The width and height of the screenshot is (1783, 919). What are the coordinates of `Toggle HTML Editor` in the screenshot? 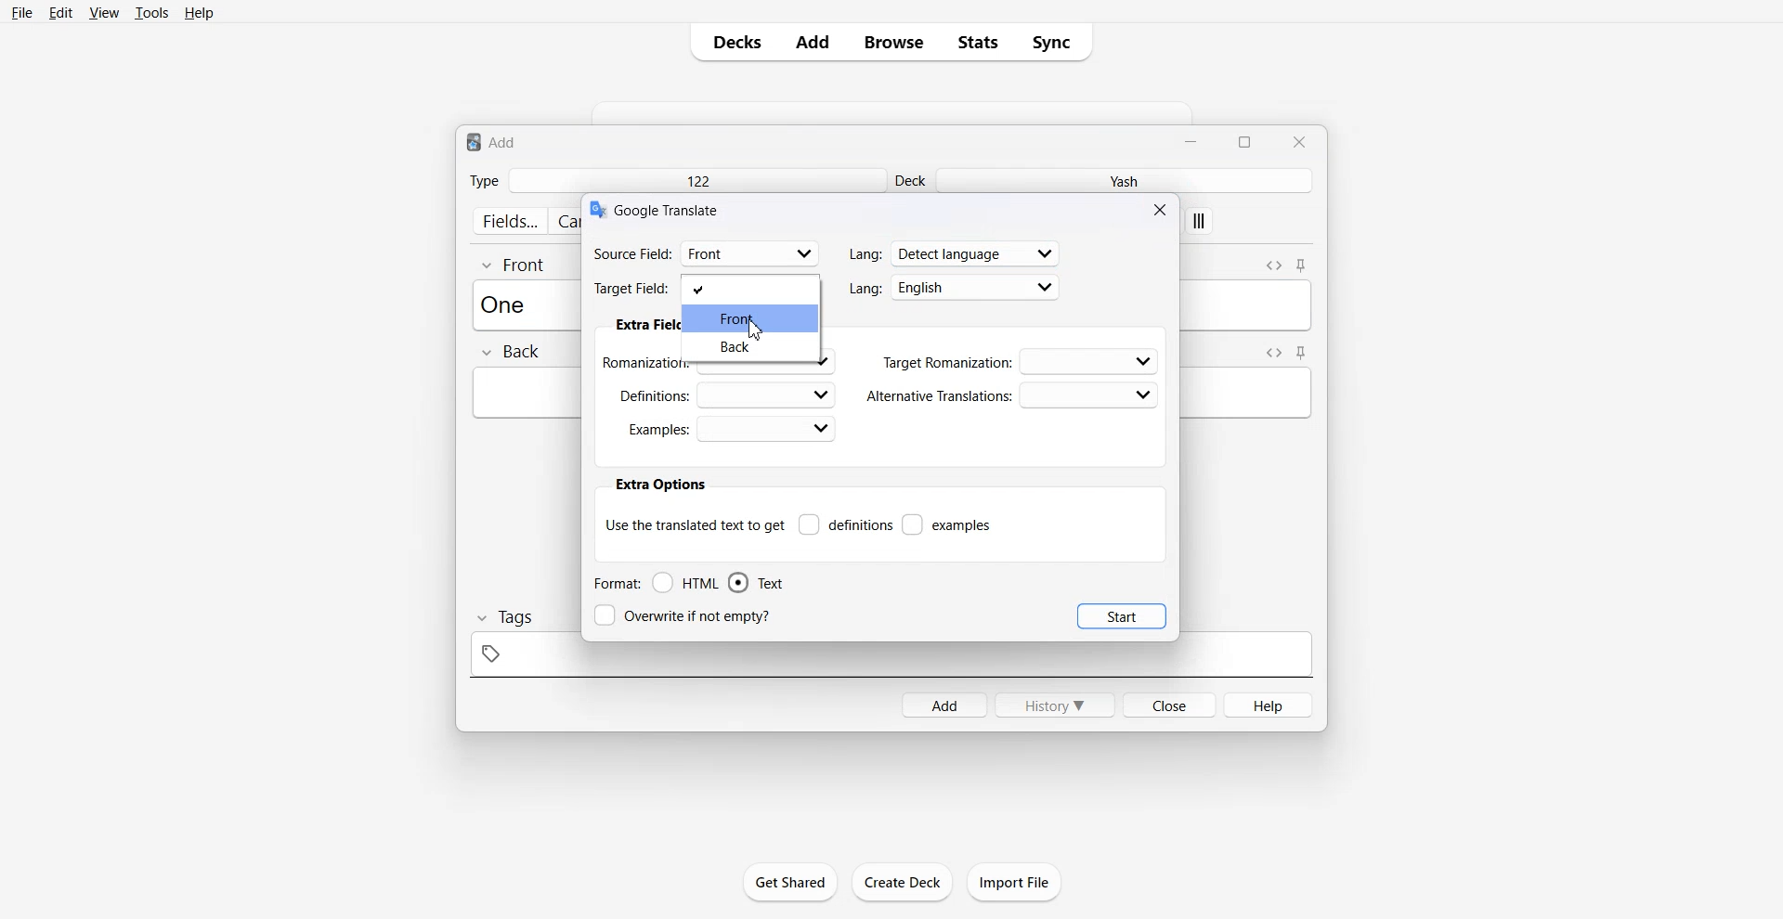 It's located at (1273, 264).